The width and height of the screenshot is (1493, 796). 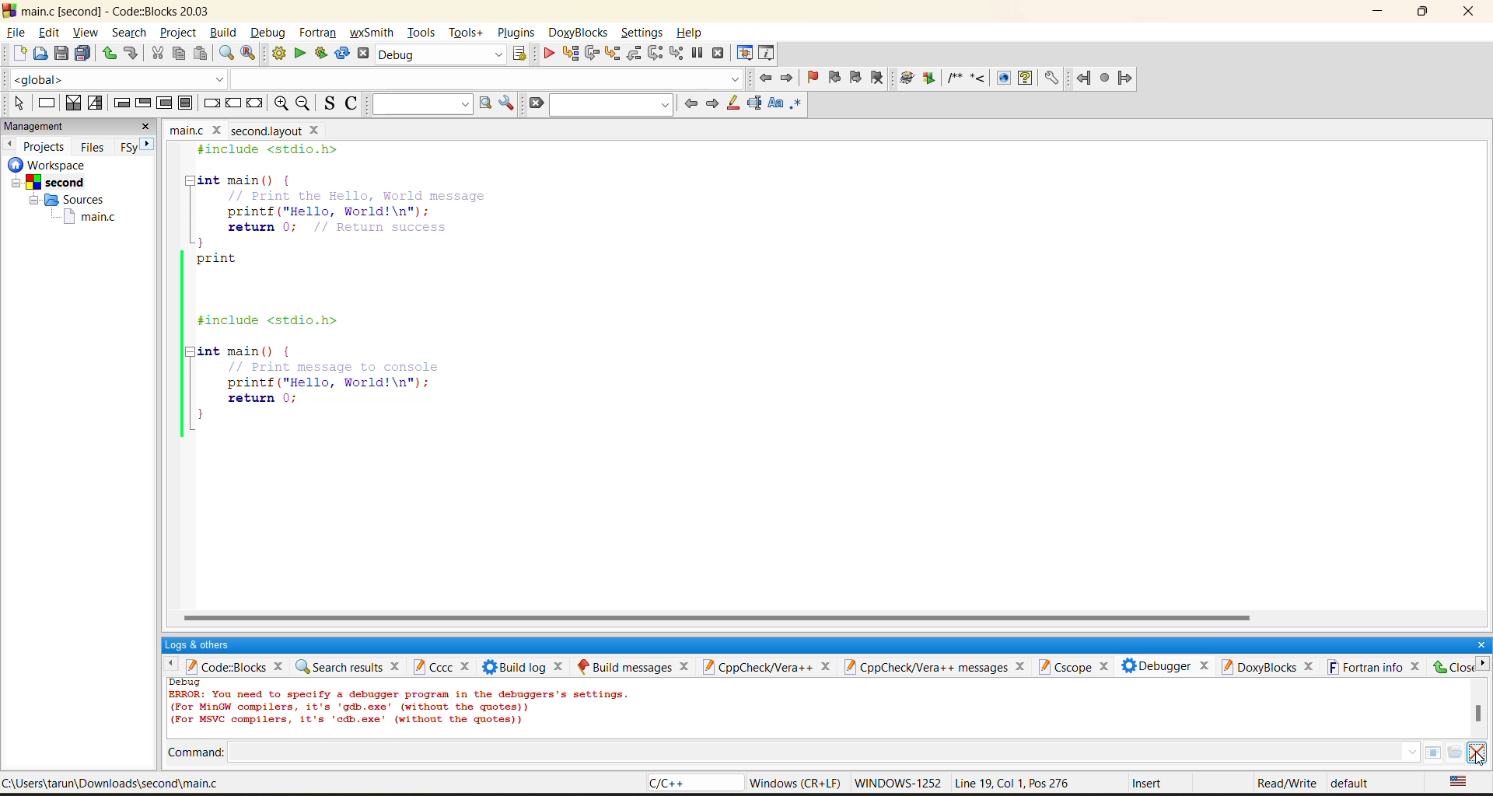 I want to click on debugging console, so click(x=399, y=708).